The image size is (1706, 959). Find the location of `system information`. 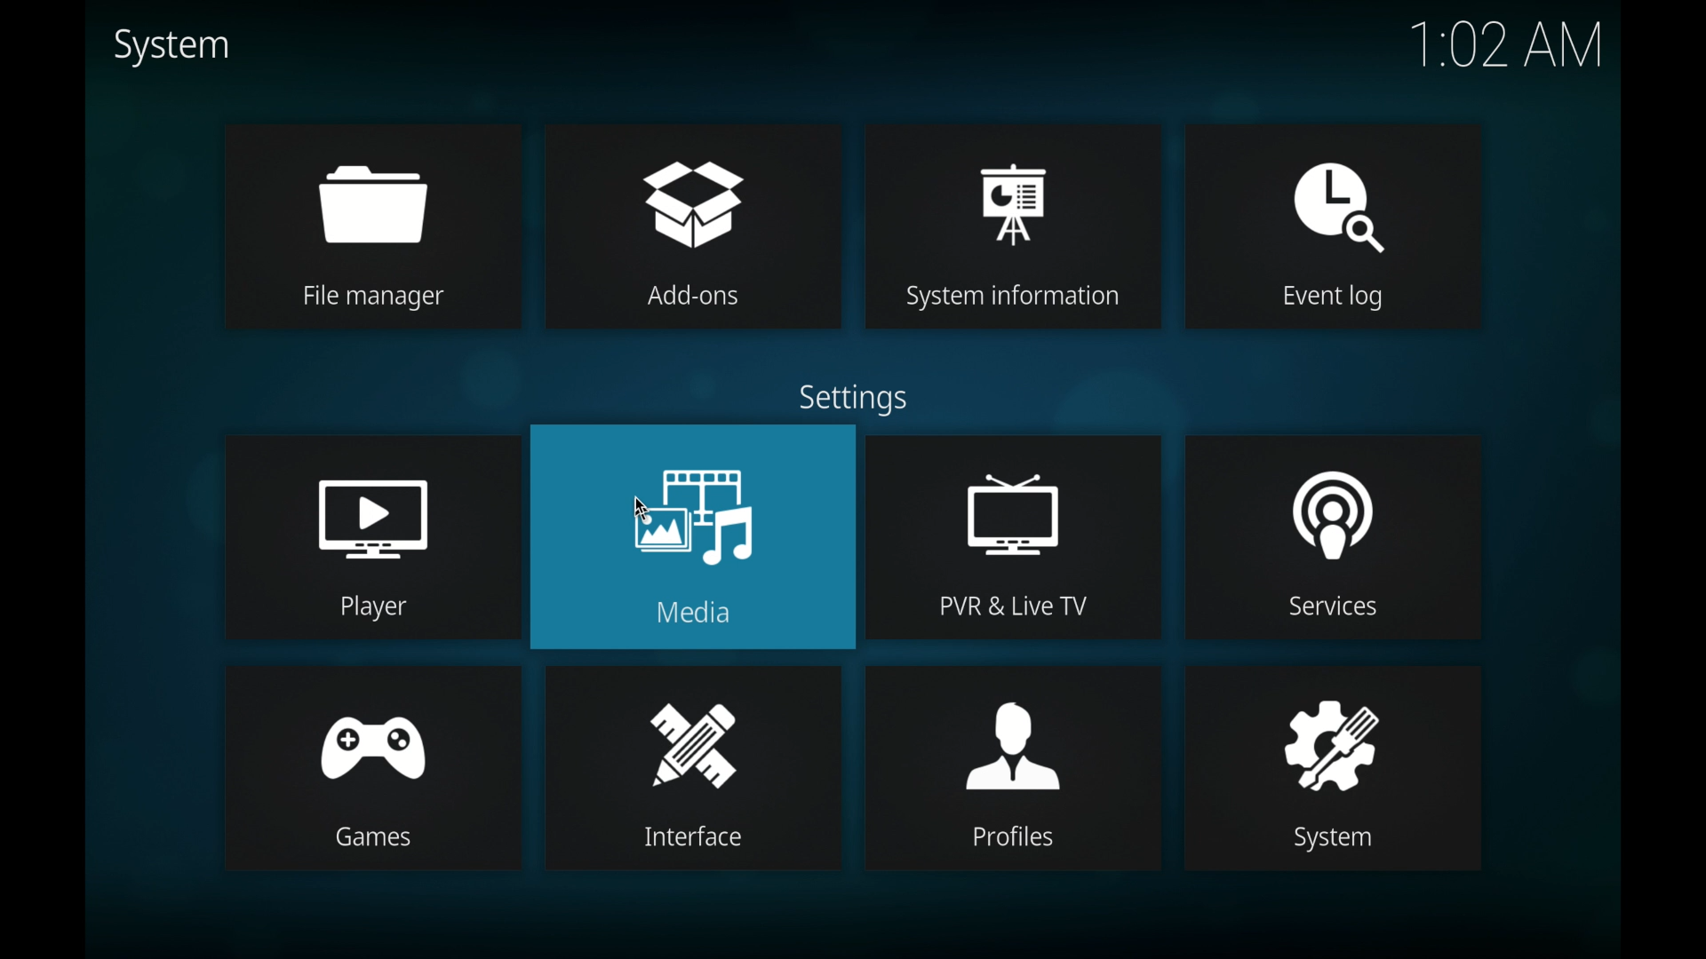

system information is located at coordinates (1015, 187).